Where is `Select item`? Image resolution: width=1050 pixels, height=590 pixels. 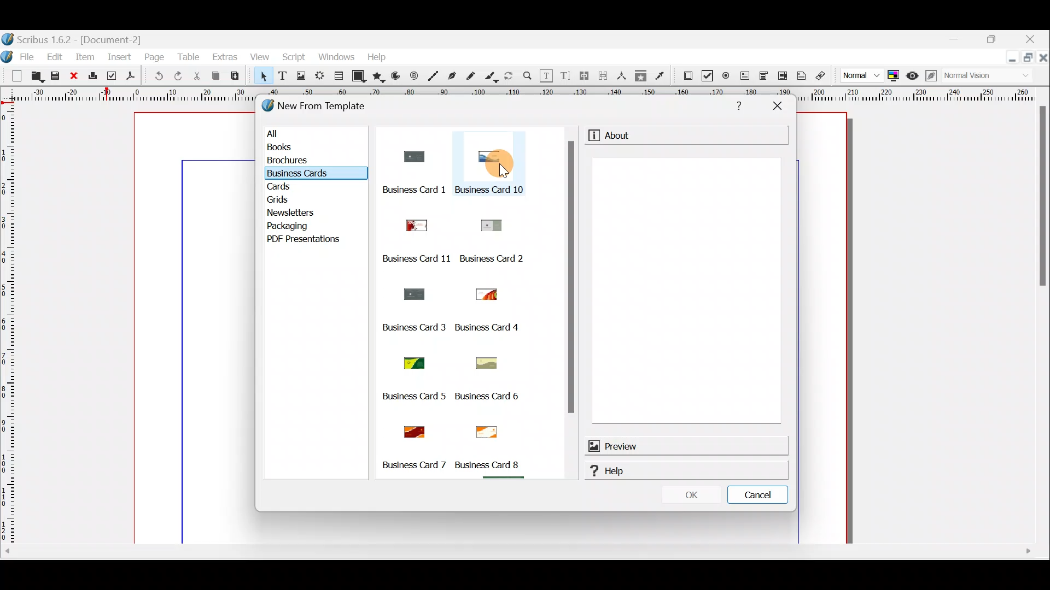
Select item is located at coordinates (264, 78).